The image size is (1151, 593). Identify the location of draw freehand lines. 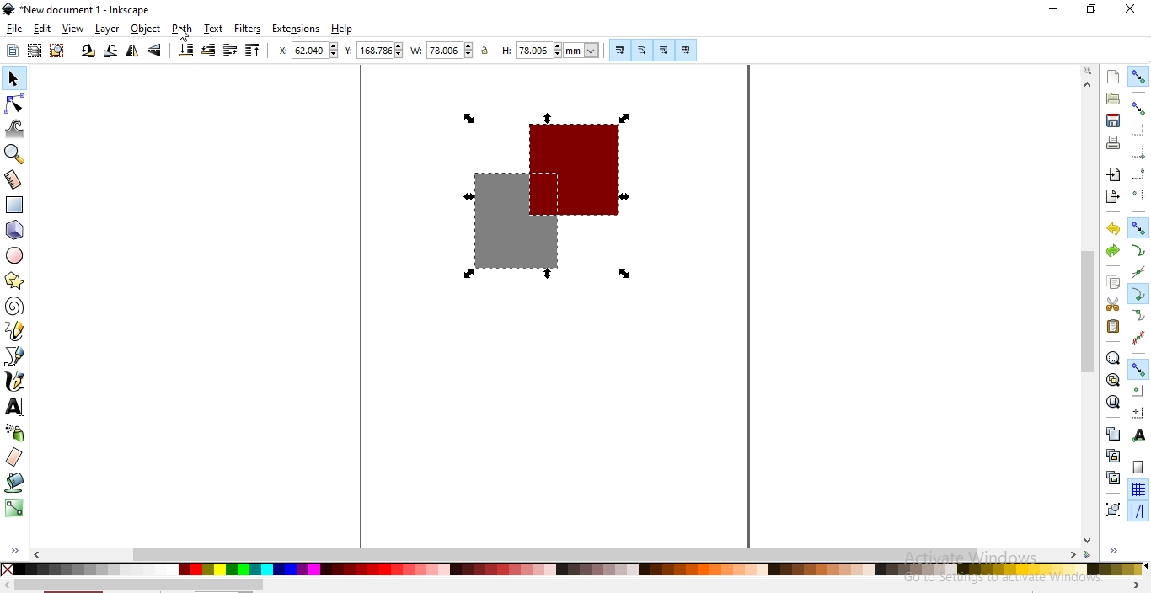
(15, 330).